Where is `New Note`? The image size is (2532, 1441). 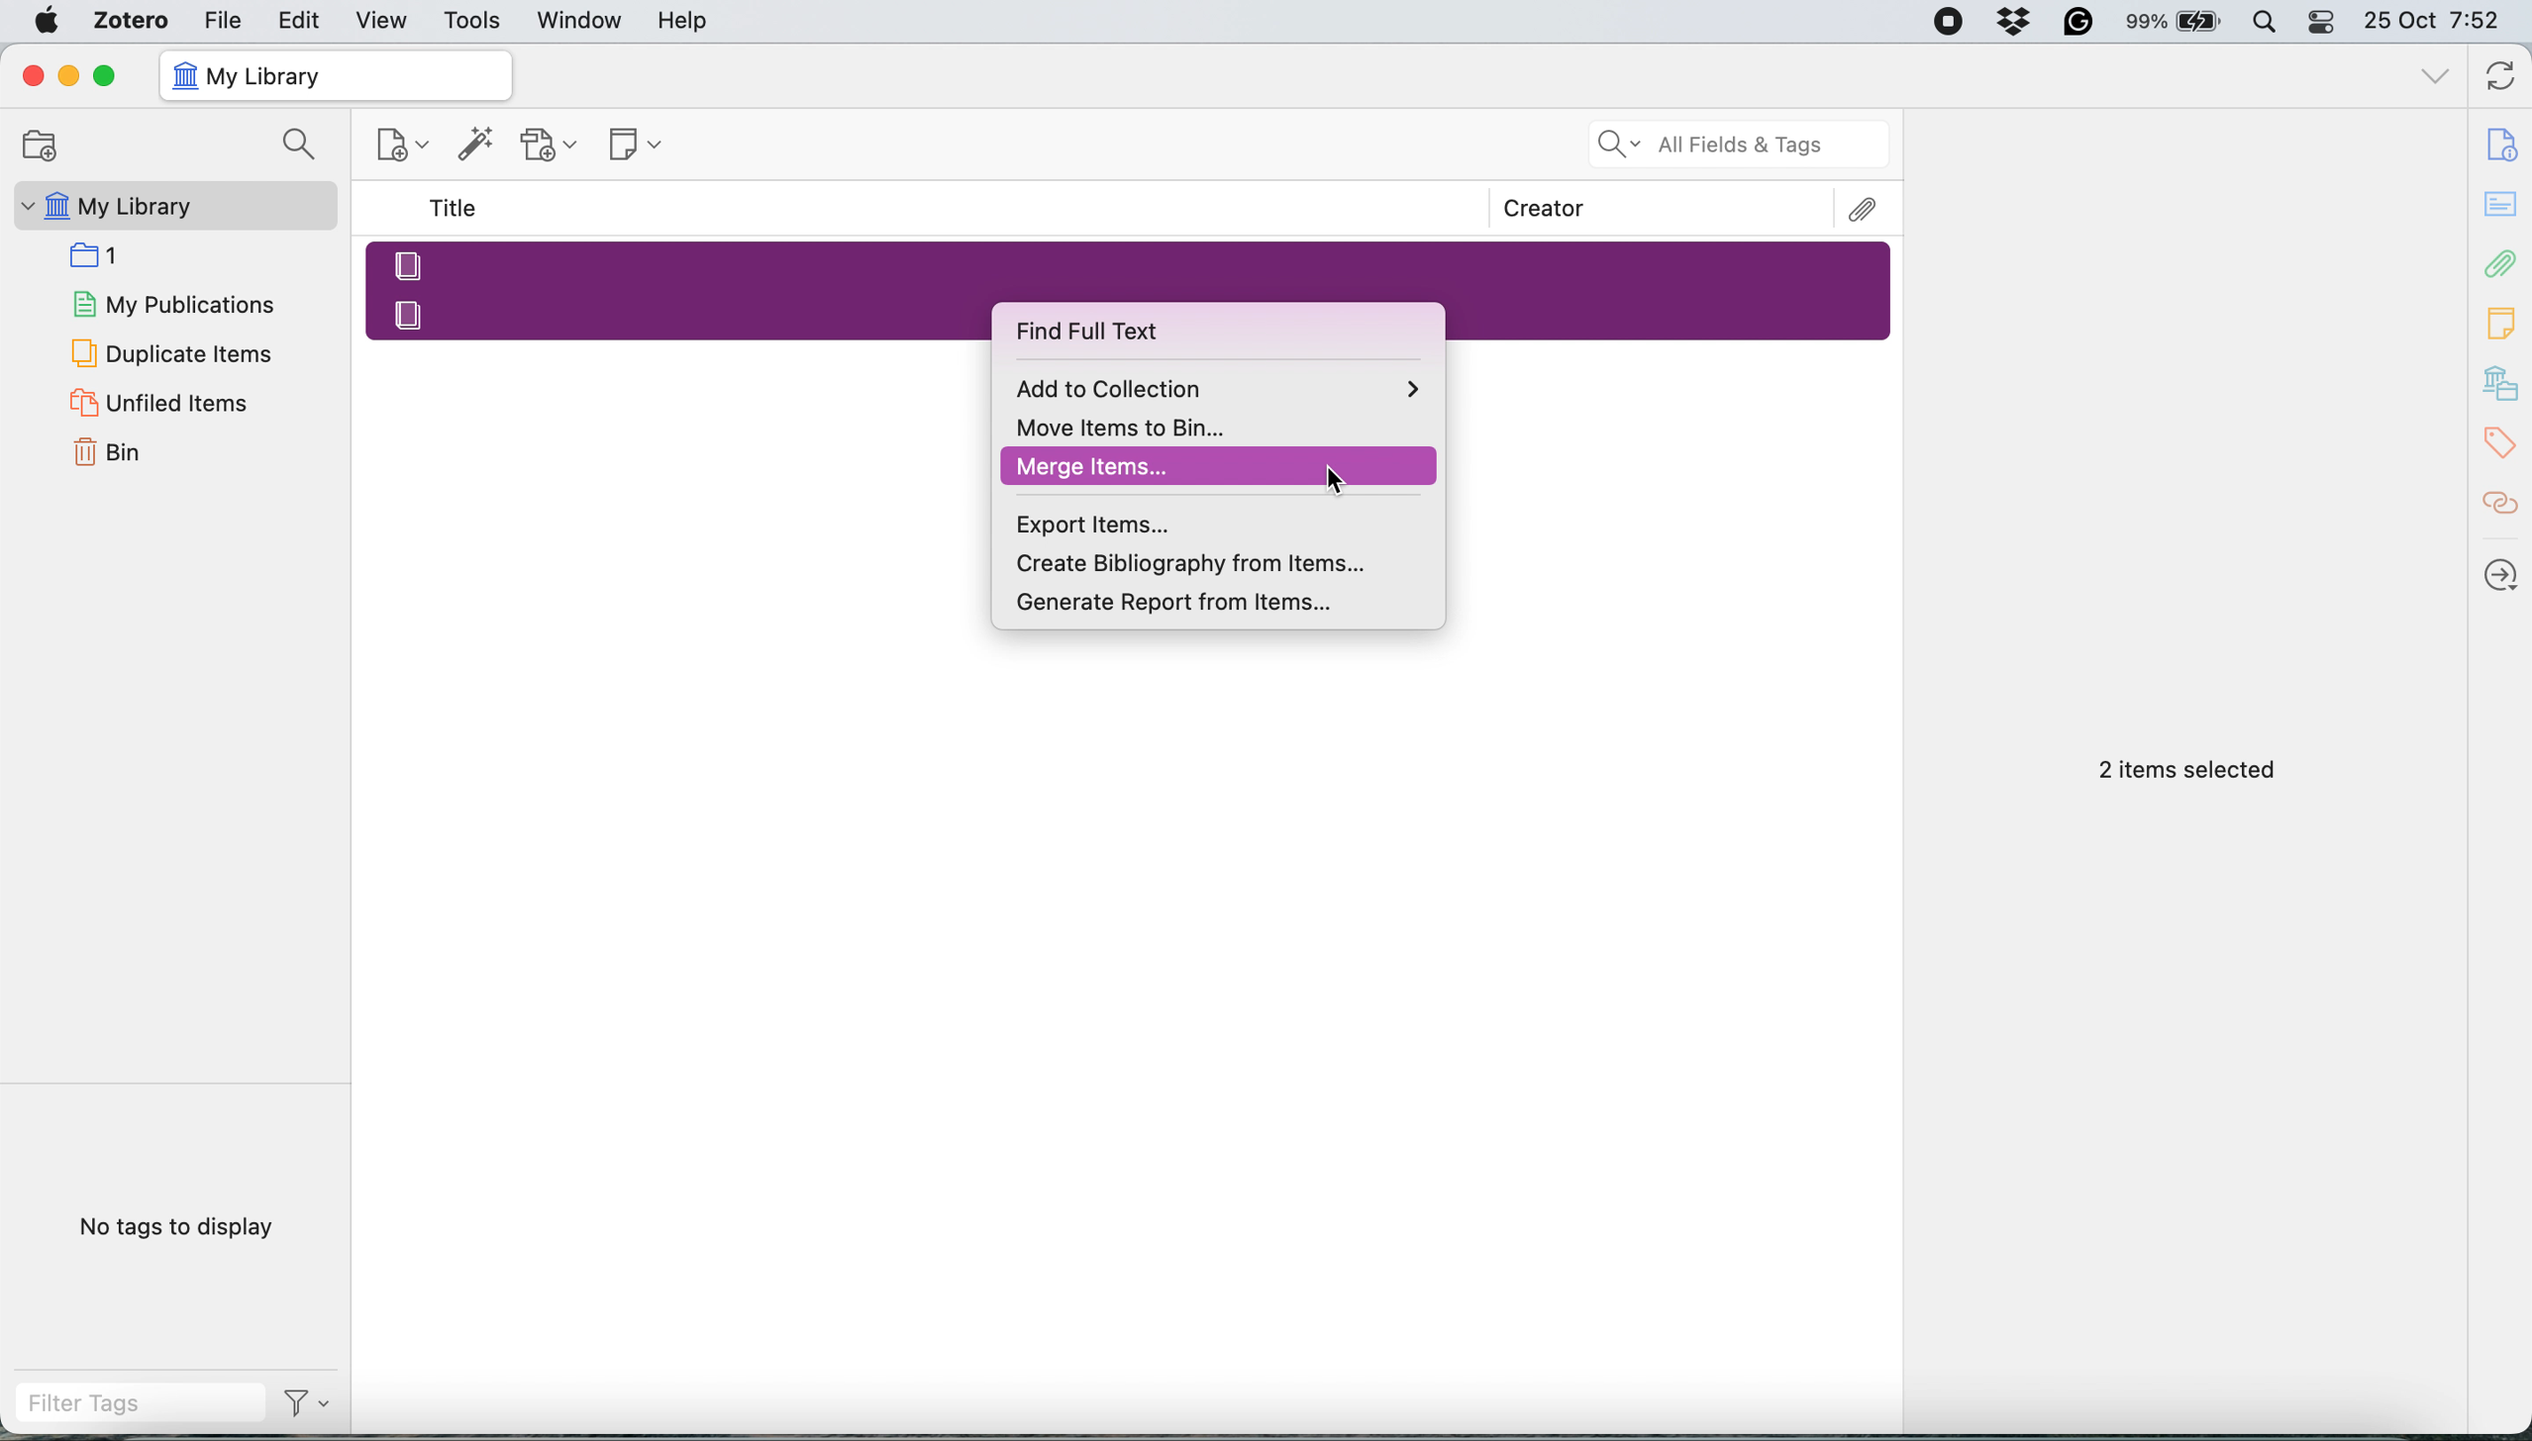 New Note is located at coordinates (638, 146).